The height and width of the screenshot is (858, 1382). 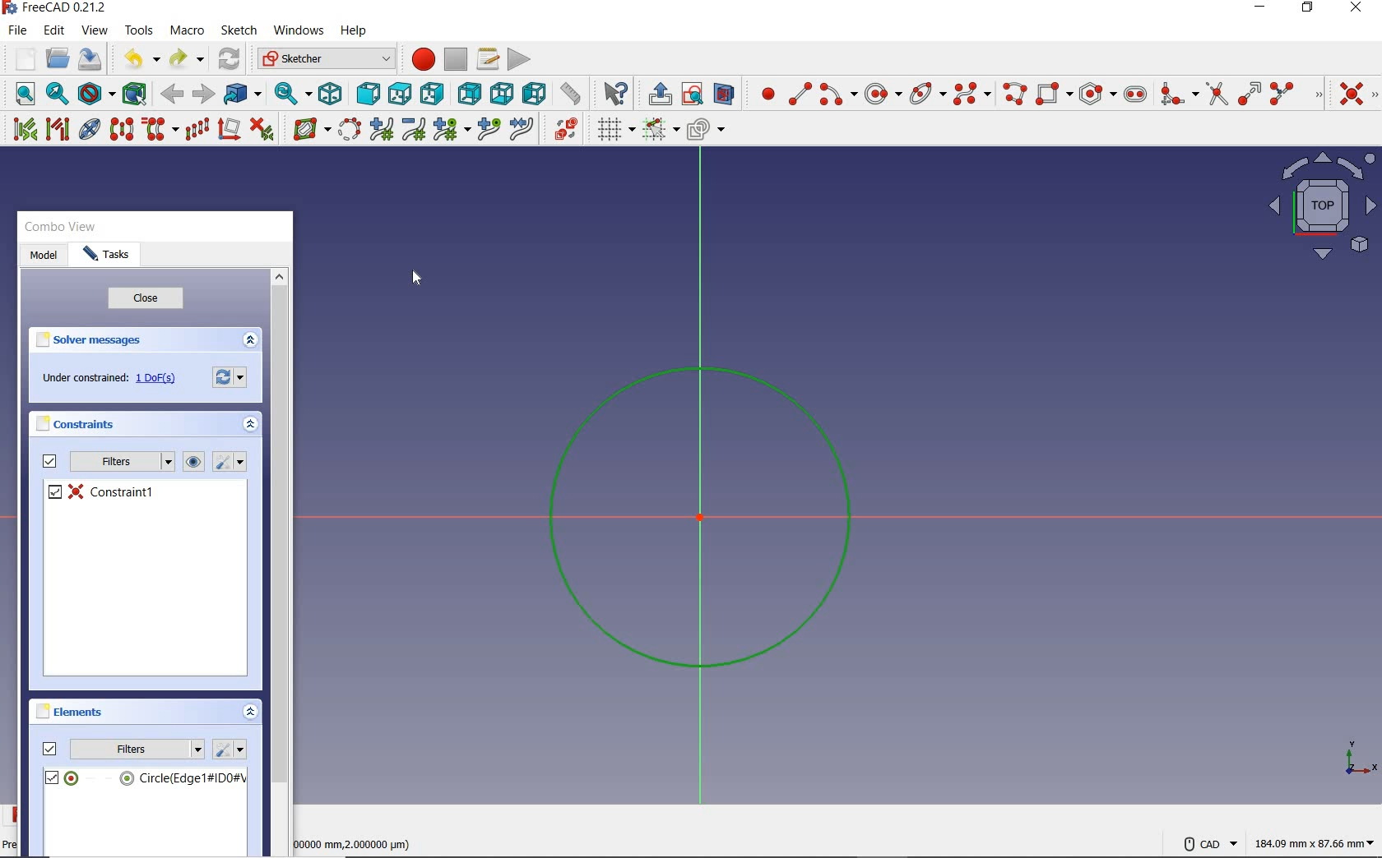 I want to click on left, so click(x=532, y=92).